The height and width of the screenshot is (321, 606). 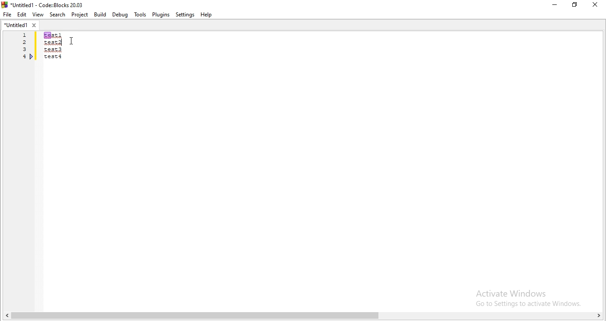 I want to click on Tools , so click(x=140, y=15).